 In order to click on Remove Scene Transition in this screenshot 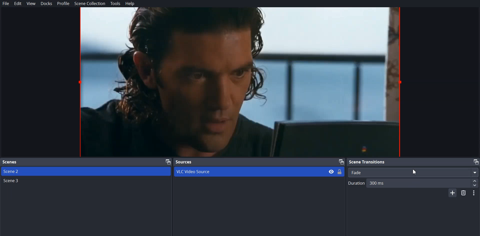, I will do `click(464, 193)`.